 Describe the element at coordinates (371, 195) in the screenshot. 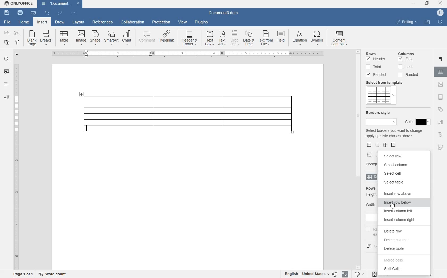

I see `Height` at that location.